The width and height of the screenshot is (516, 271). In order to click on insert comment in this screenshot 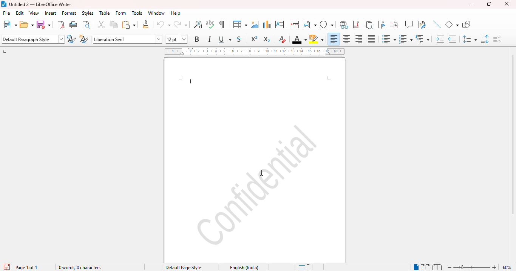, I will do `click(409, 24)`.